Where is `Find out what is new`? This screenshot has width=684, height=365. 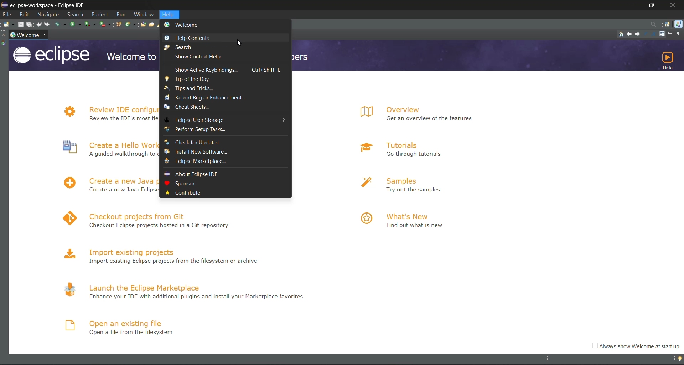 Find out what is new is located at coordinates (415, 225).